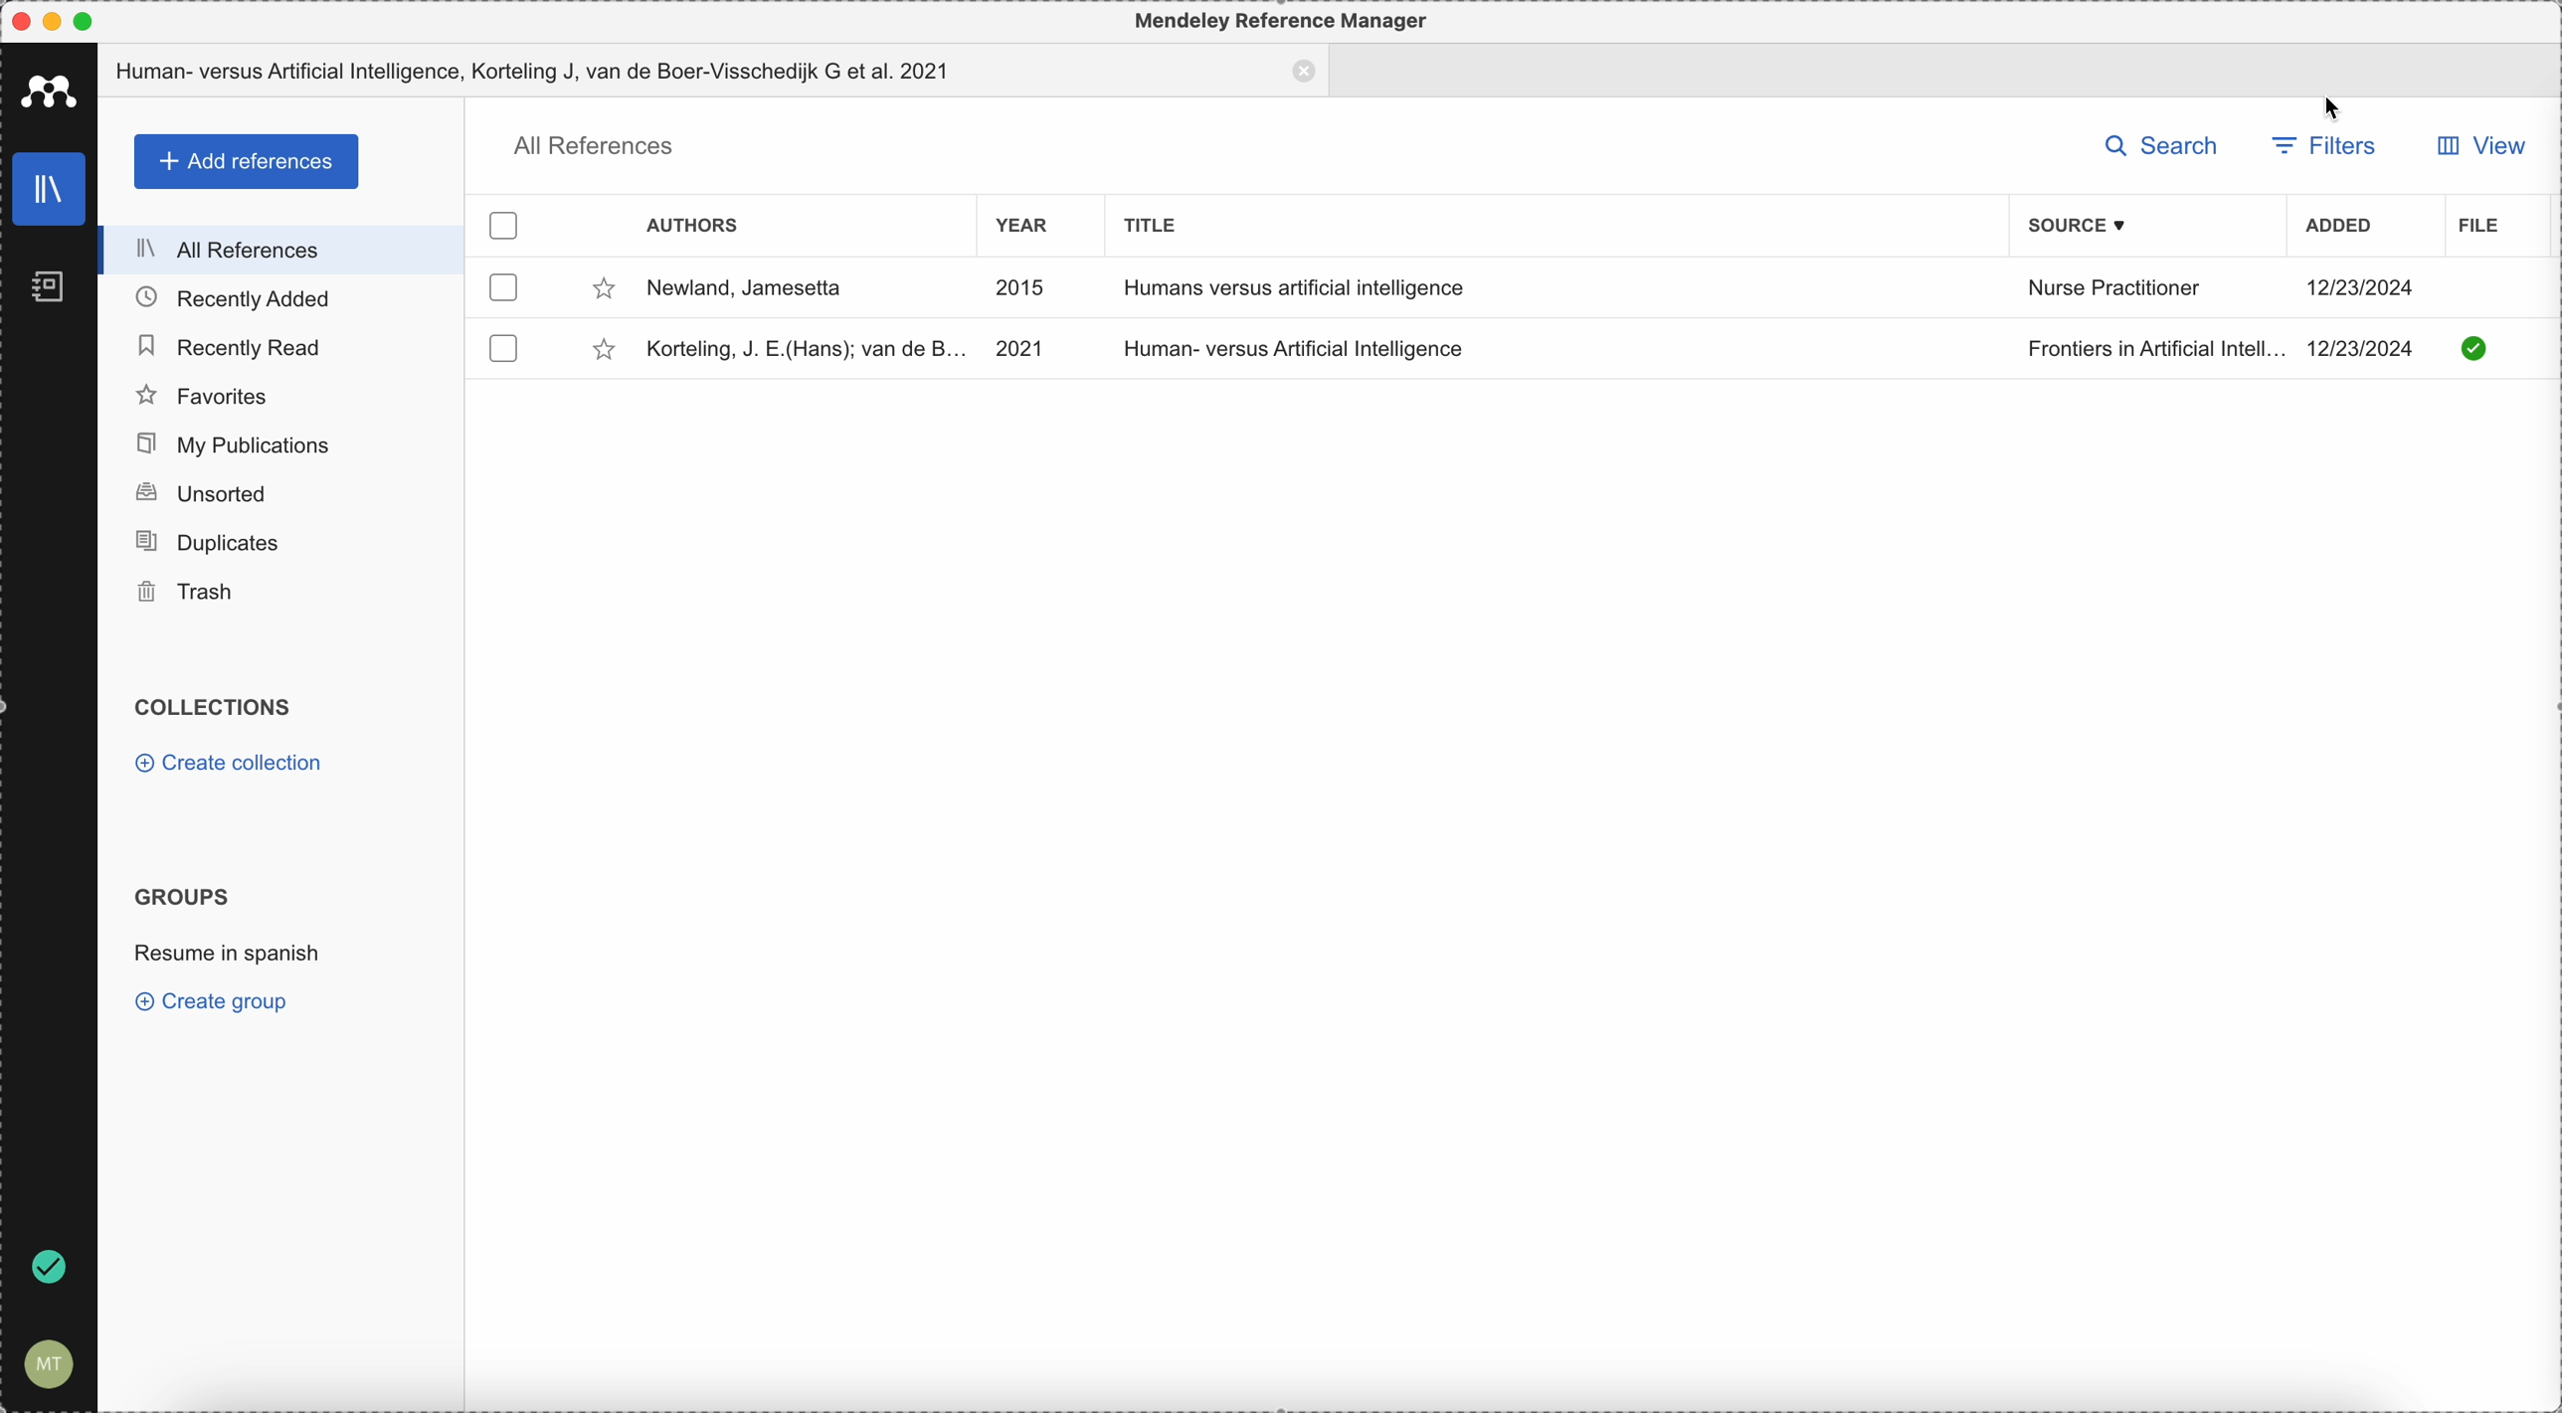 The image size is (2562, 1413). What do you see at coordinates (48, 90) in the screenshot?
I see `Mendeley icon` at bounding box center [48, 90].